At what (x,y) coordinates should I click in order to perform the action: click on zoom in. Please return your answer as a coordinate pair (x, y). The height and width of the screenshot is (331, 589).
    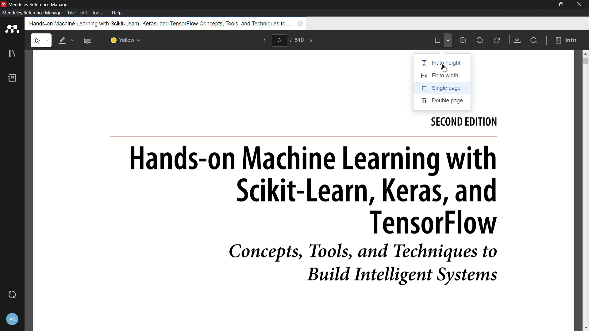
    Looking at the image, I should click on (464, 40).